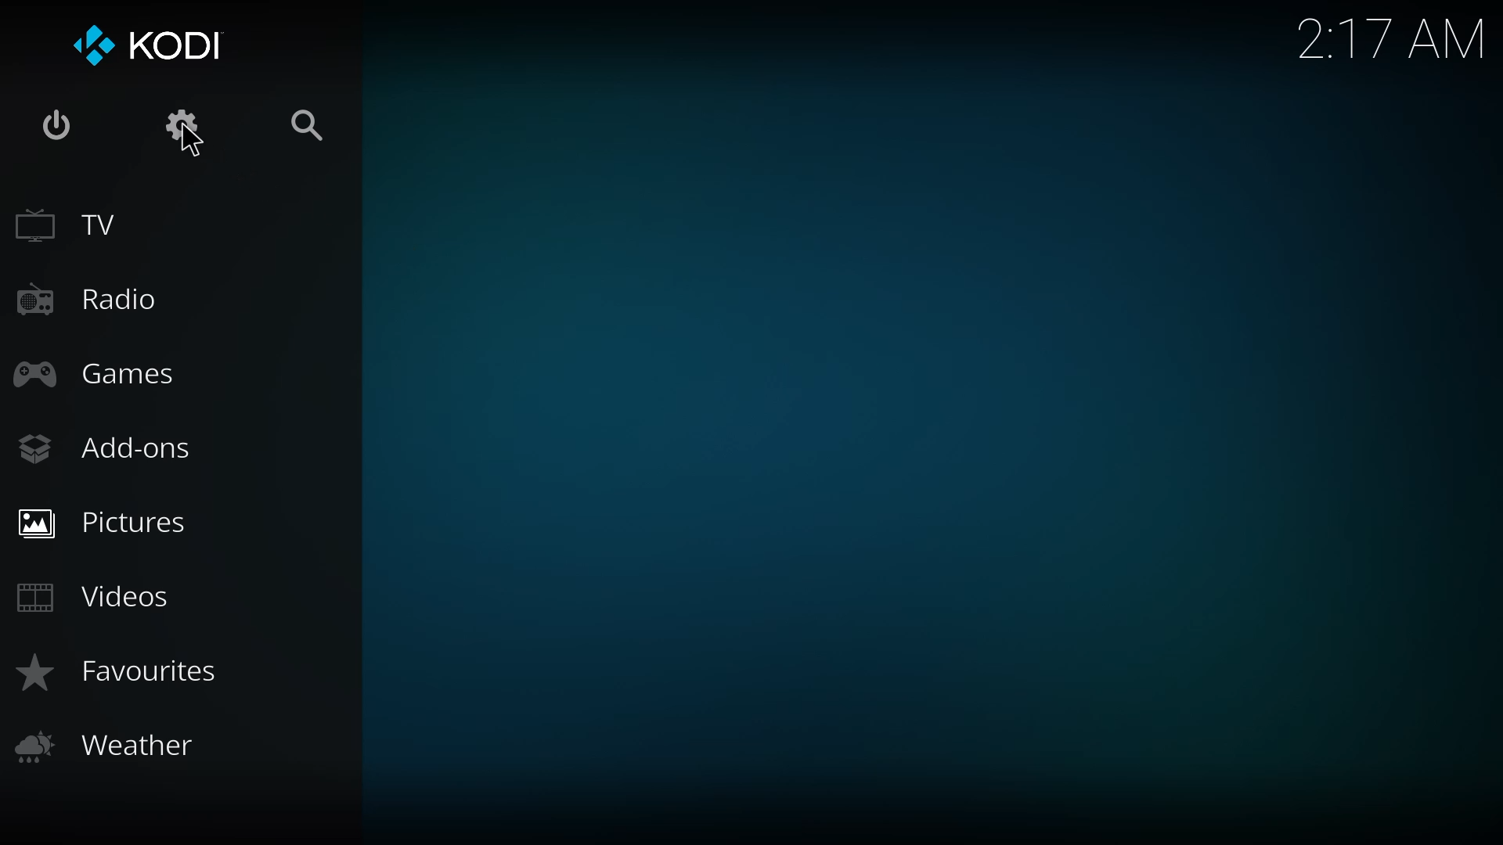 The width and height of the screenshot is (1503, 845). What do you see at coordinates (114, 523) in the screenshot?
I see `pictures` at bounding box center [114, 523].